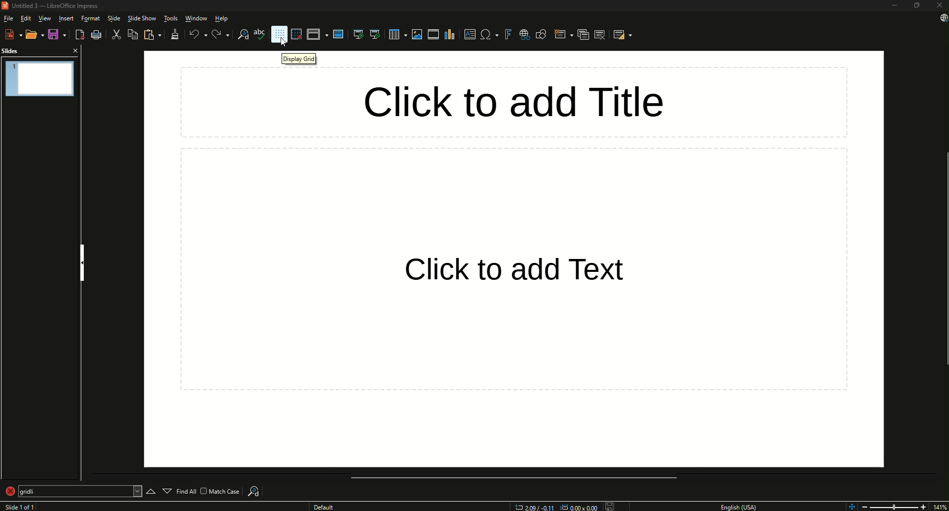 This screenshot has height=511, width=949. I want to click on Snap to grid, so click(298, 34).